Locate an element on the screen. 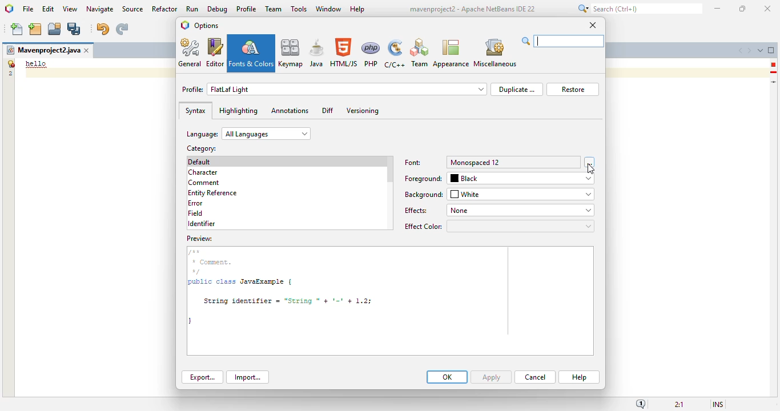  character is located at coordinates (203, 172).